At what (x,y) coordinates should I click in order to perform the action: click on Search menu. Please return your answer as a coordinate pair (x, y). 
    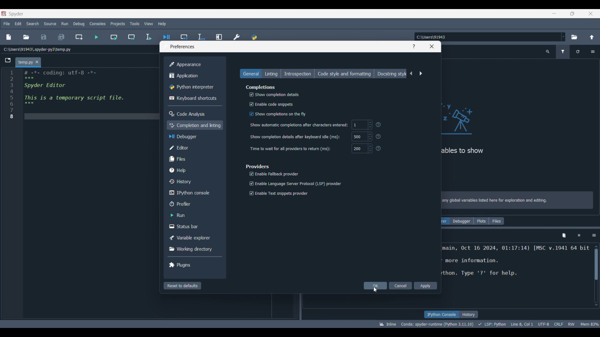
    Looking at the image, I should click on (32, 24).